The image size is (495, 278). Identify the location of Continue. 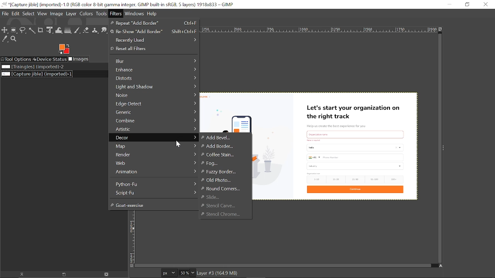
(356, 190).